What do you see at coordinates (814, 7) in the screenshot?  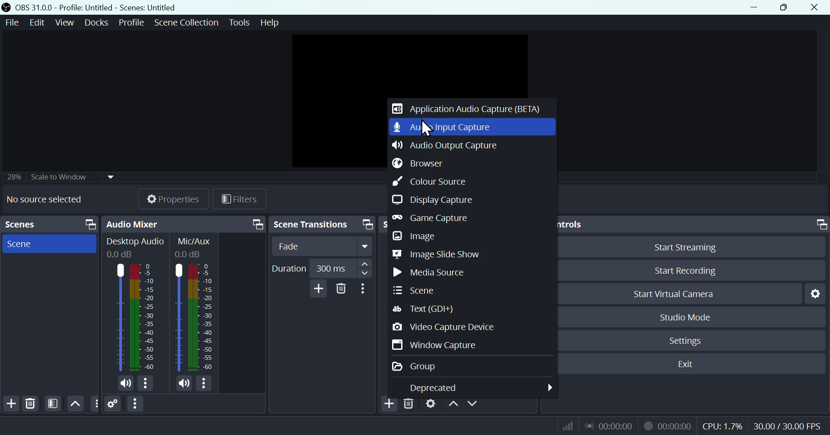 I see `Close` at bounding box center [814, 7].